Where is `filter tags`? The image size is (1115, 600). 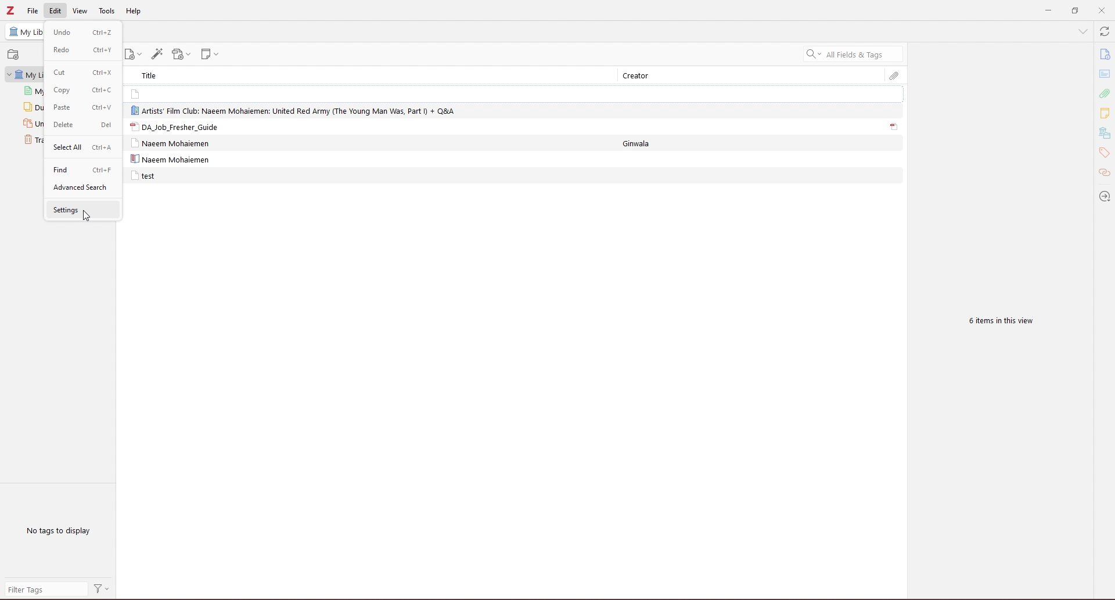
filter tags is located at coordinates (45, 589).